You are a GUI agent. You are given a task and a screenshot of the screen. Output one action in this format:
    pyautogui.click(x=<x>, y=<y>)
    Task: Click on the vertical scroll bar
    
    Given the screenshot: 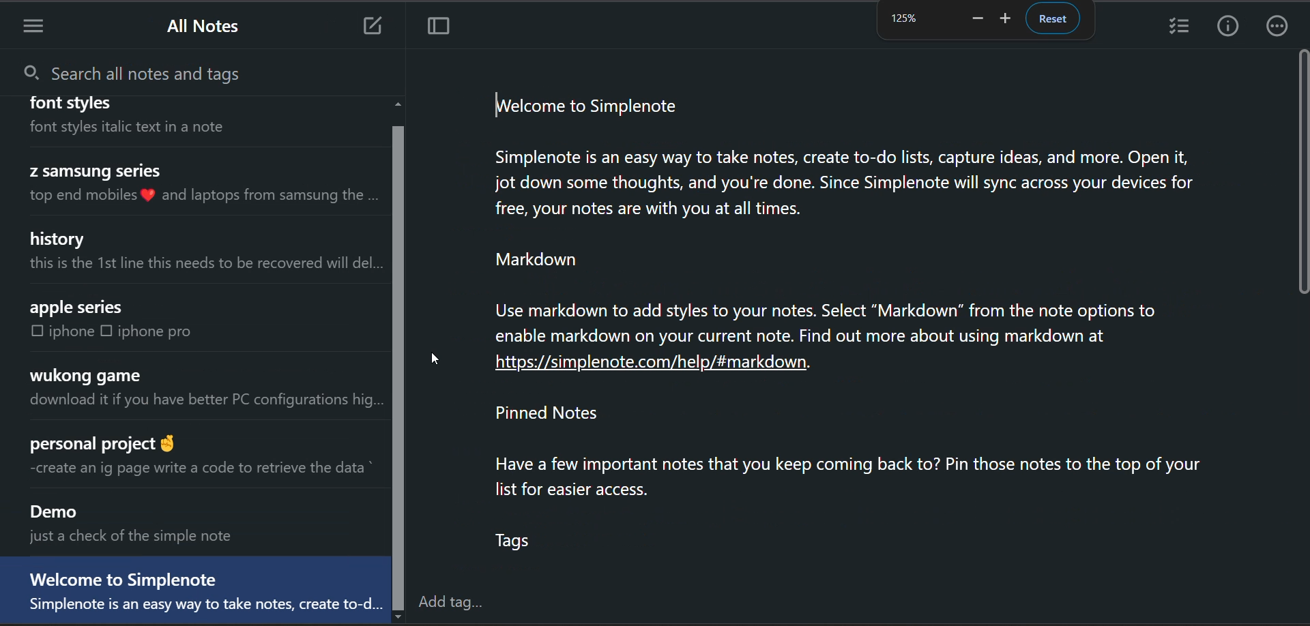 What is the action you would take?
    pyautogui.click(x=1302, y=169)
    